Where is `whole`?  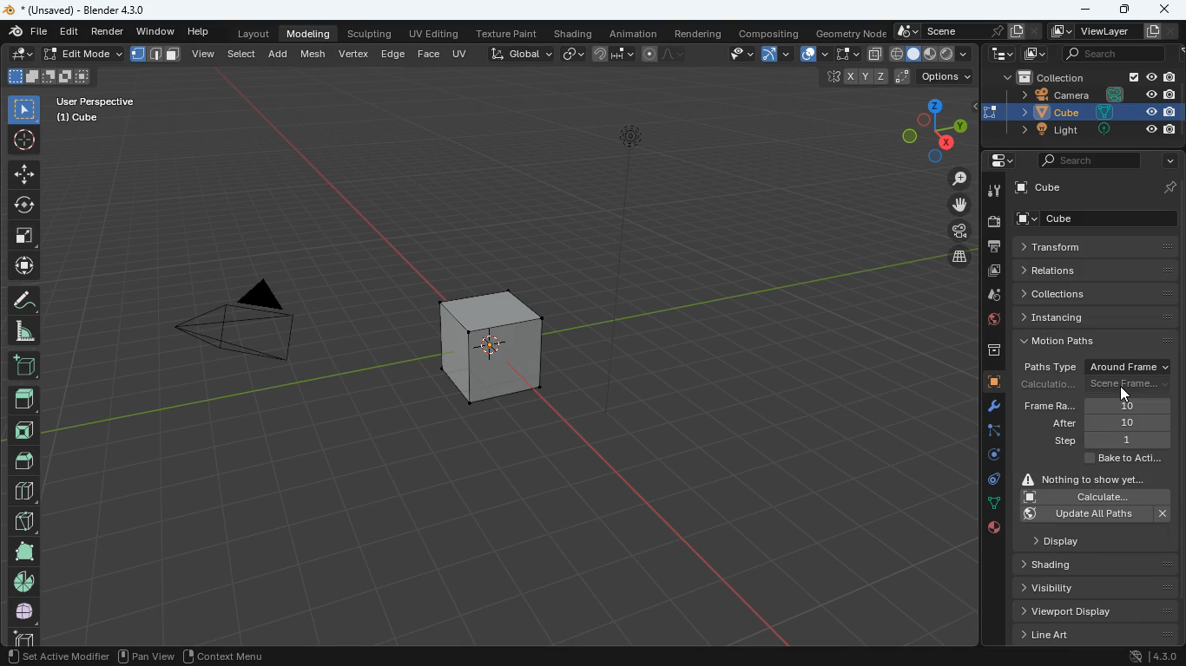
whole is located at coordinates (23, 551).